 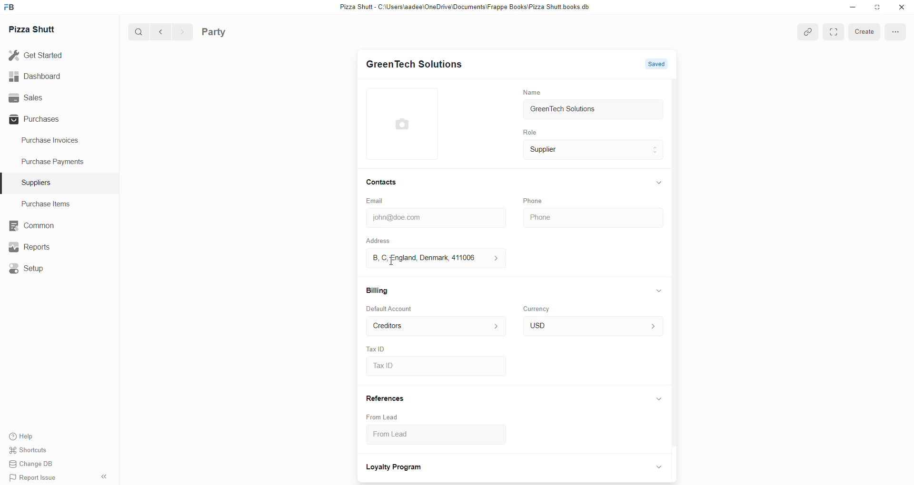 I want to click on Pizza Shutt, so click(x=35, y=29).